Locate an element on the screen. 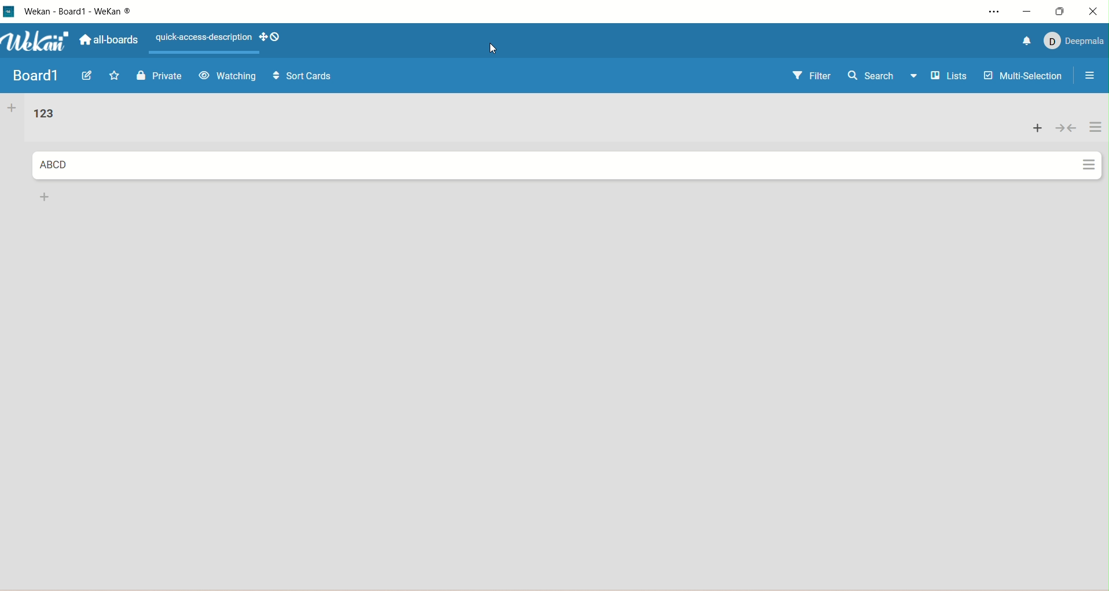  add list is located at coordinates (12, 109).